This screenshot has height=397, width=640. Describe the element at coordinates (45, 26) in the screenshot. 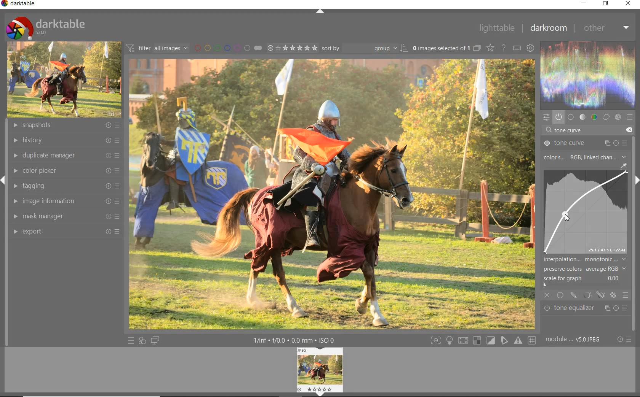

I see `darktable` at that location.